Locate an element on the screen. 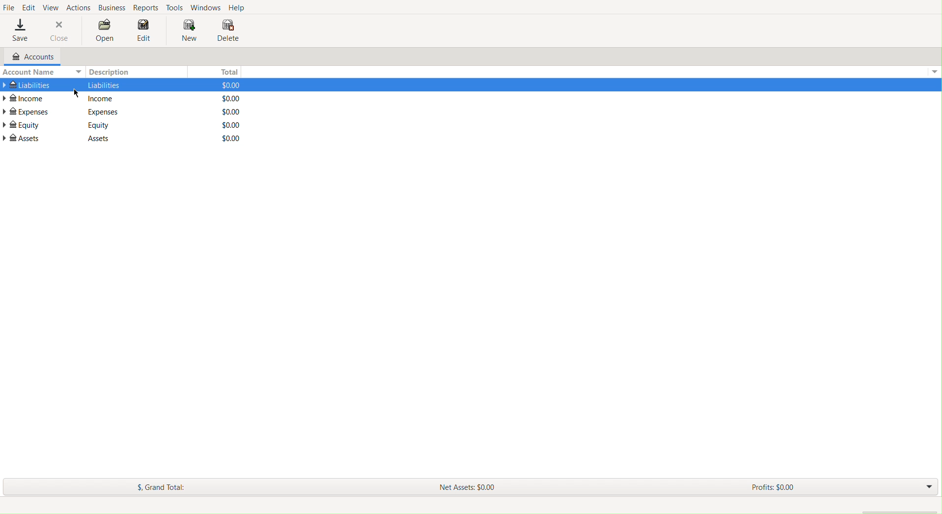 The image size is (942, 514). Profits is located at coordinates (773, 488).